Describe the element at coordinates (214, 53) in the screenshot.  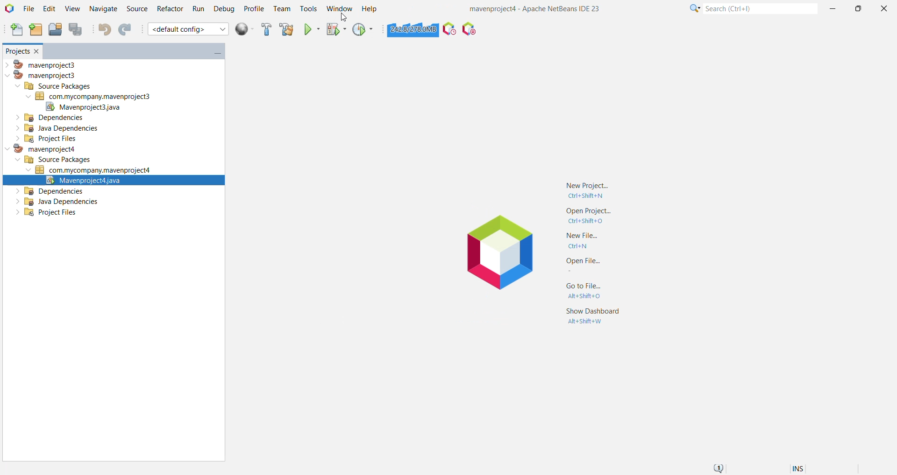
I see `Minimize Window Group` at that location.